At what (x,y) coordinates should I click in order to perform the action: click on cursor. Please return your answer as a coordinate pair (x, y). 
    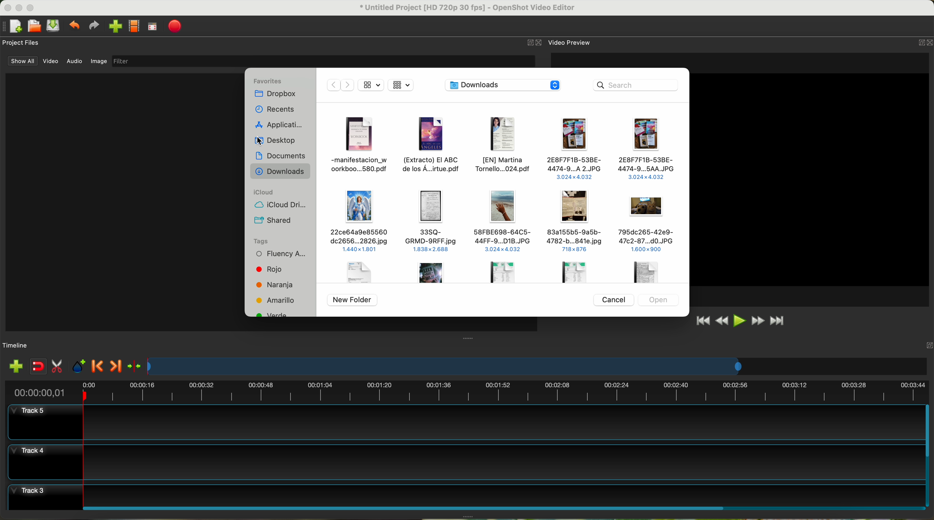
    Looking at the image, I should click on (266, 141).